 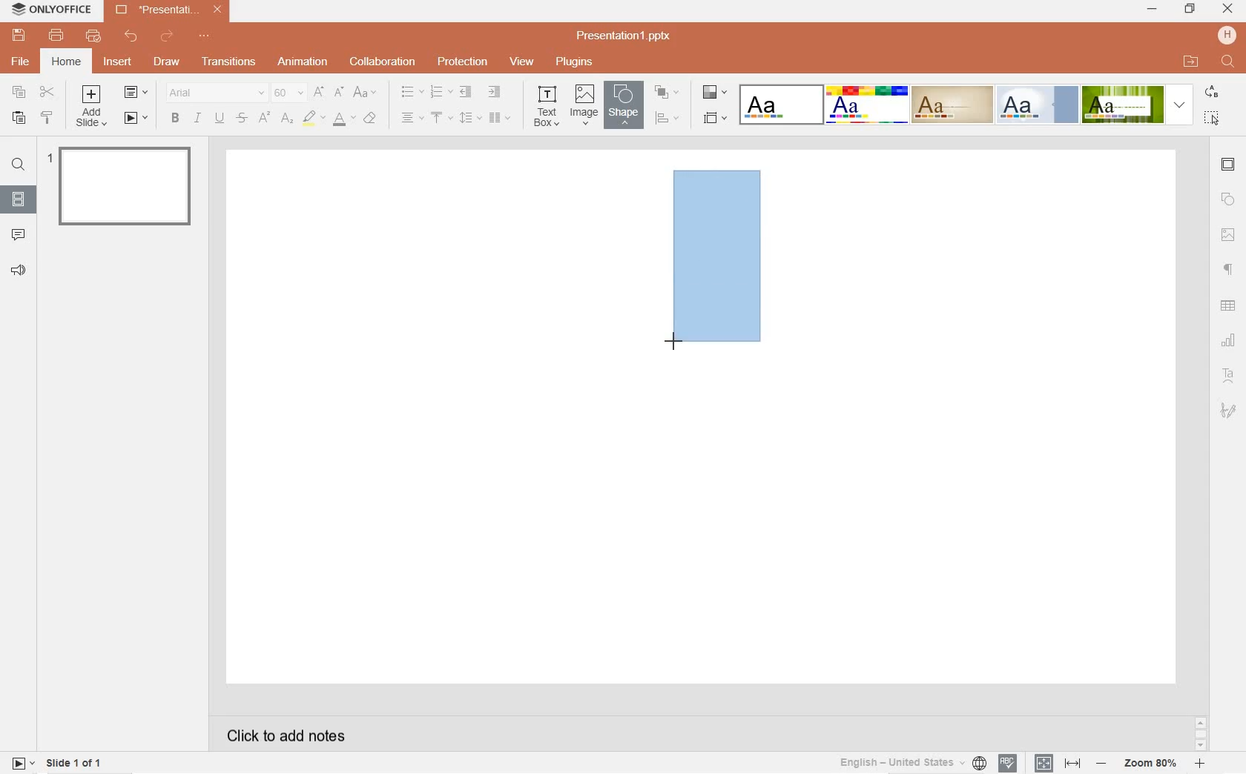 What do you see at coordinates (781, 104) in the screenshot?
I see `Blank` at bounding box center [781, 104].